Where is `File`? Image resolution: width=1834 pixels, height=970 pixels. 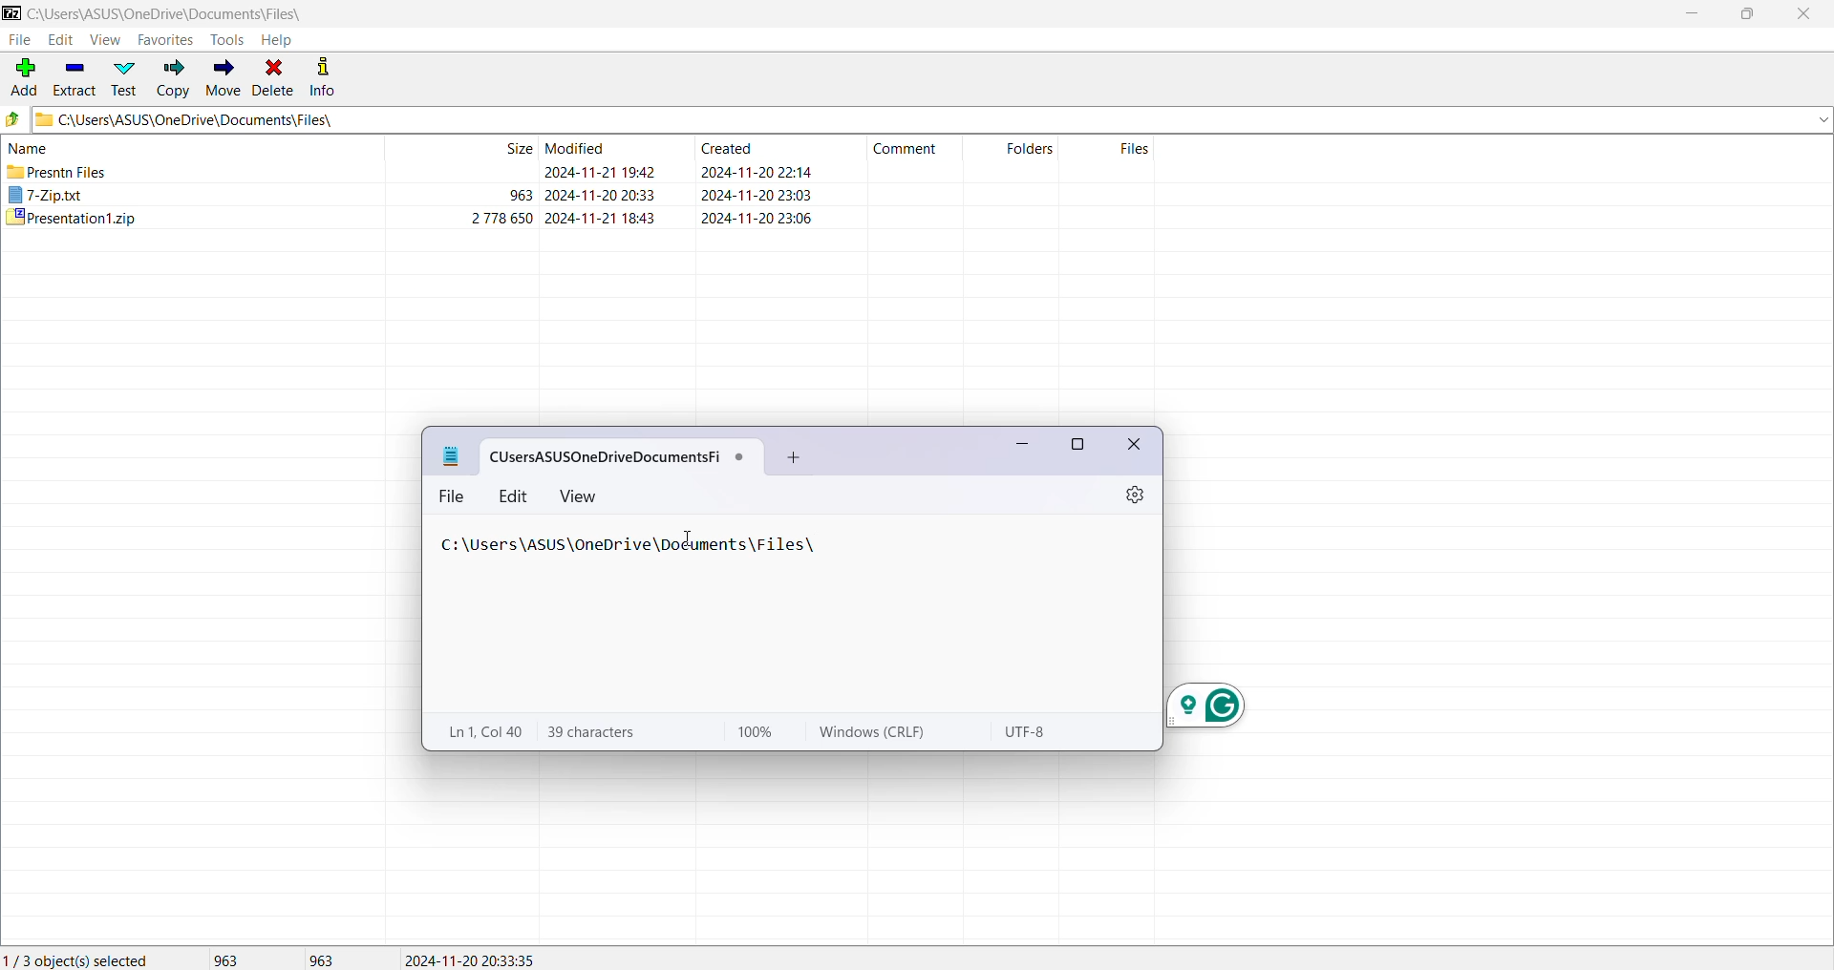 File is located at coordinates (454, 497).